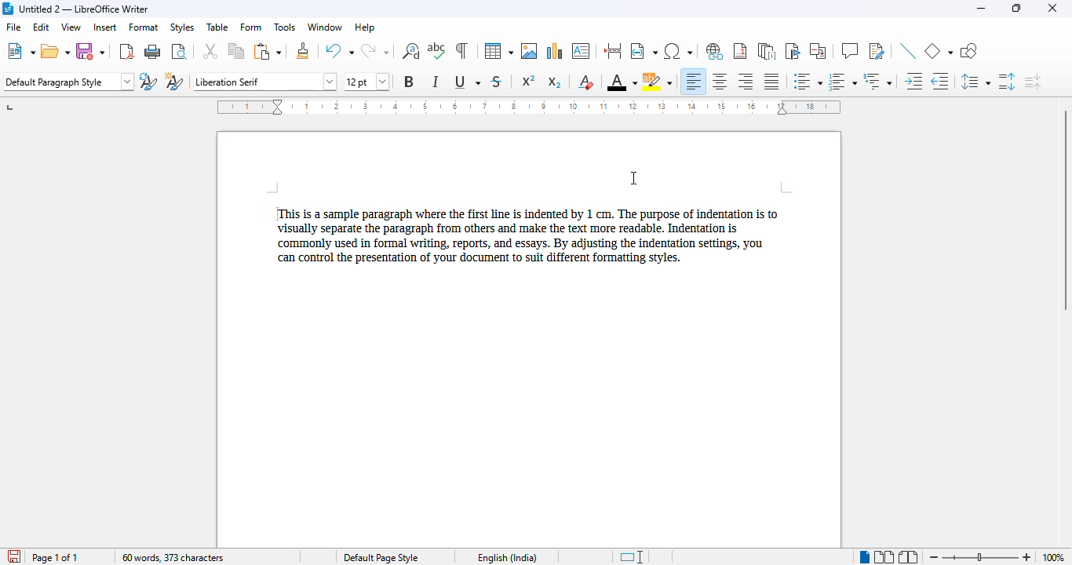 The height and width of the screenshot is (565, 1072). Describe the element at coordinates (907, 557) in the screenshot. I see `book view` at that location.